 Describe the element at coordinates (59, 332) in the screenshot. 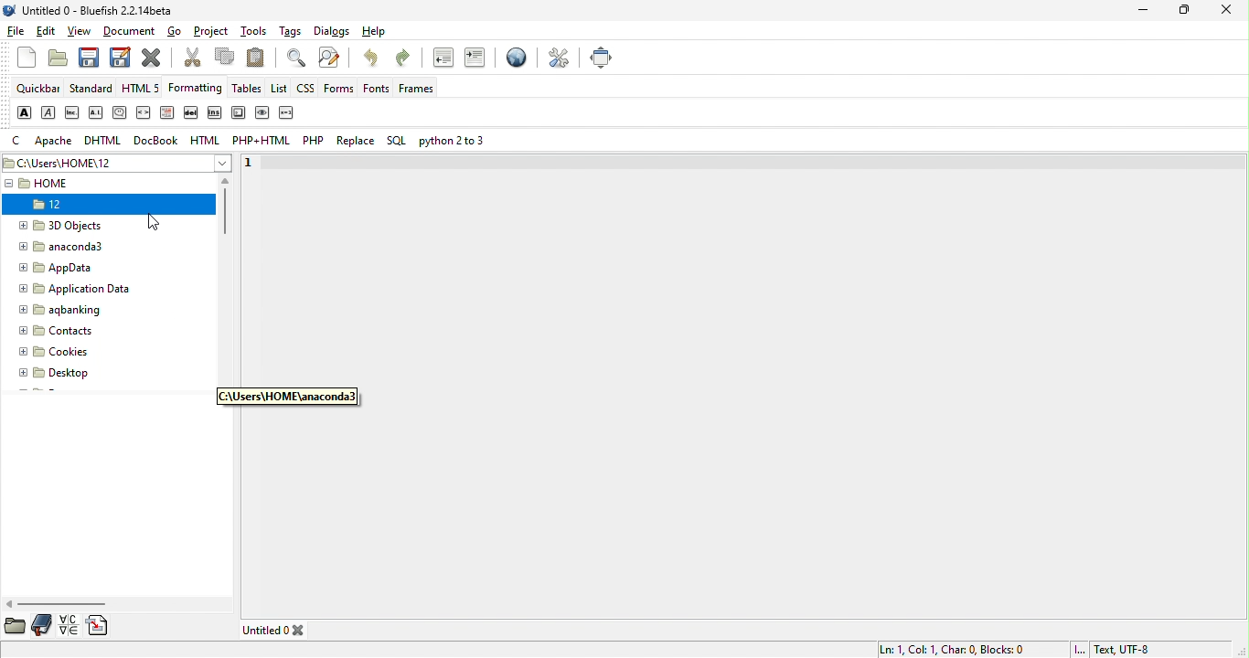

I see `contacts` at that location.